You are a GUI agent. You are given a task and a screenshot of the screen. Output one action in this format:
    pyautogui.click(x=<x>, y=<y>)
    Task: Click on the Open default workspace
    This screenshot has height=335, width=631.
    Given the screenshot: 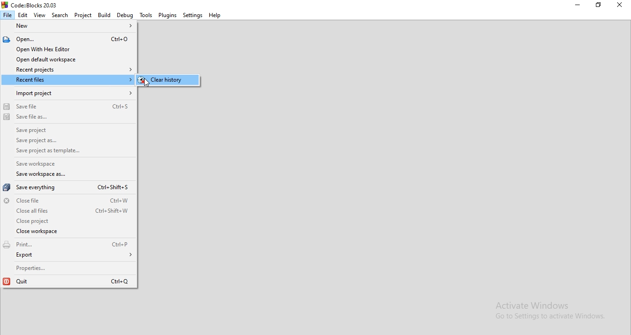 What is the action you would take?
    pyautogui.click(x=67, y=60)
    